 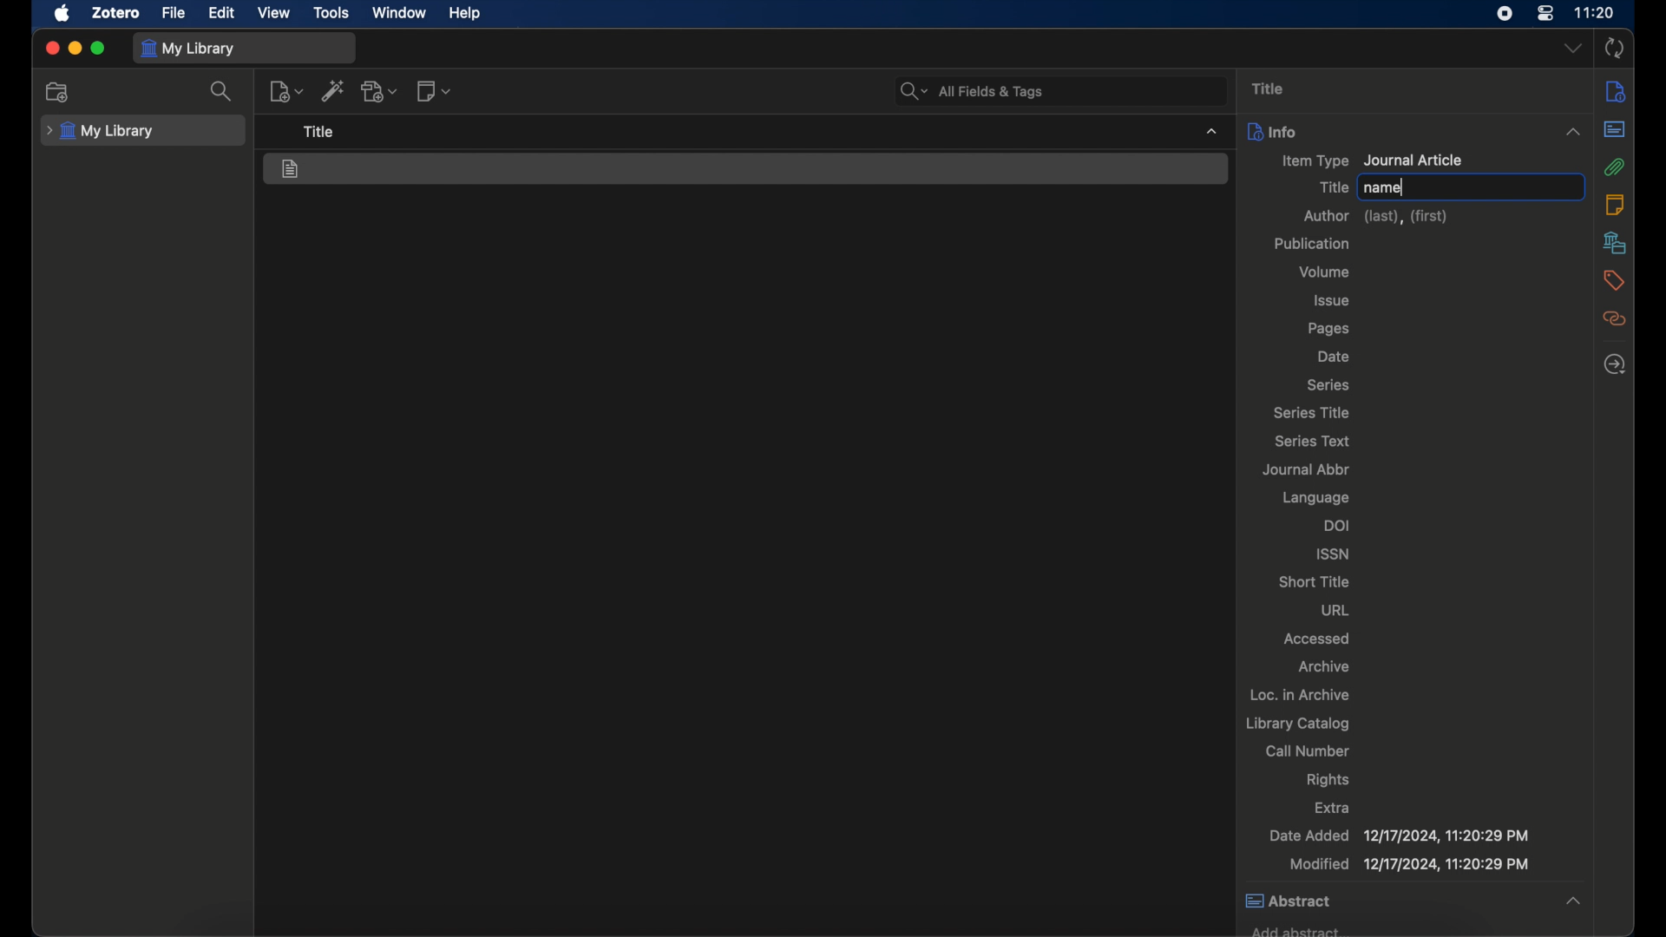 I want to click on info, so click(x=1612, y=90).